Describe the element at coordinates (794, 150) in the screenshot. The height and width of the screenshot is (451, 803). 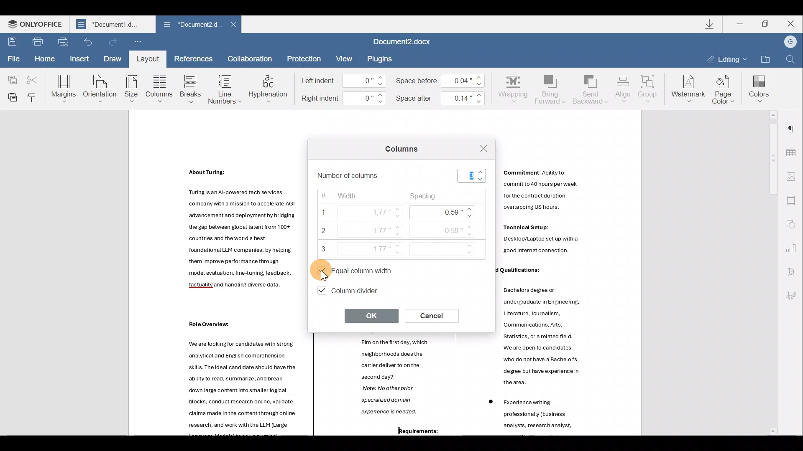
I see `Table settings` at that location.